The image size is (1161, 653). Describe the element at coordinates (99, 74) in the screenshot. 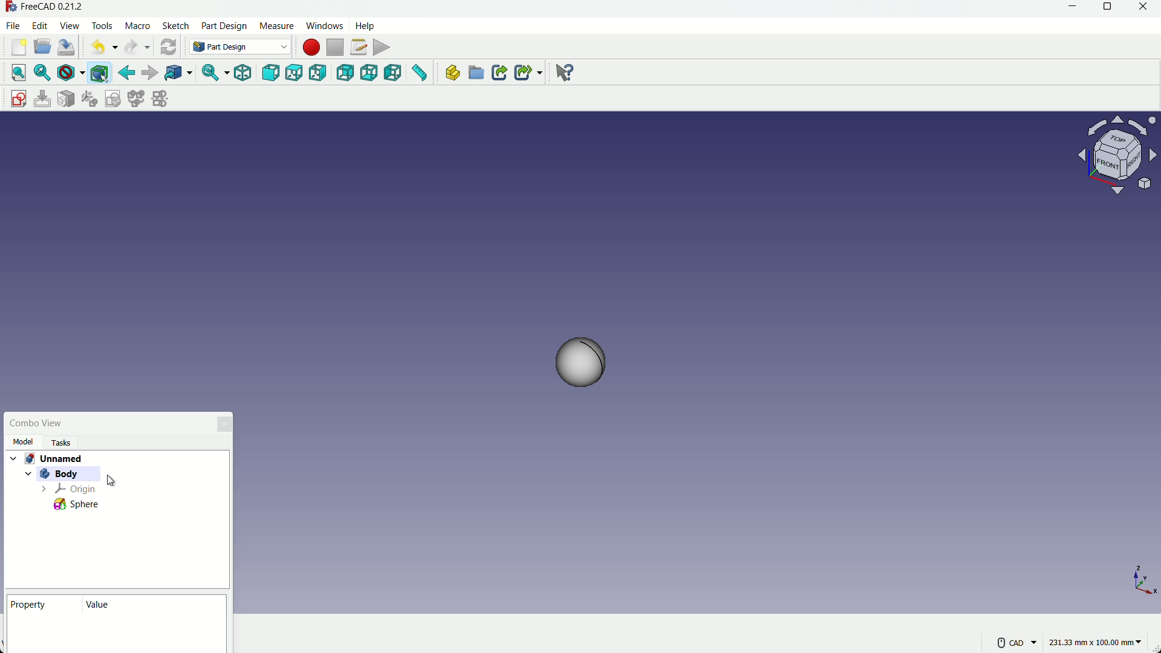

I see `bounding box` at that location.